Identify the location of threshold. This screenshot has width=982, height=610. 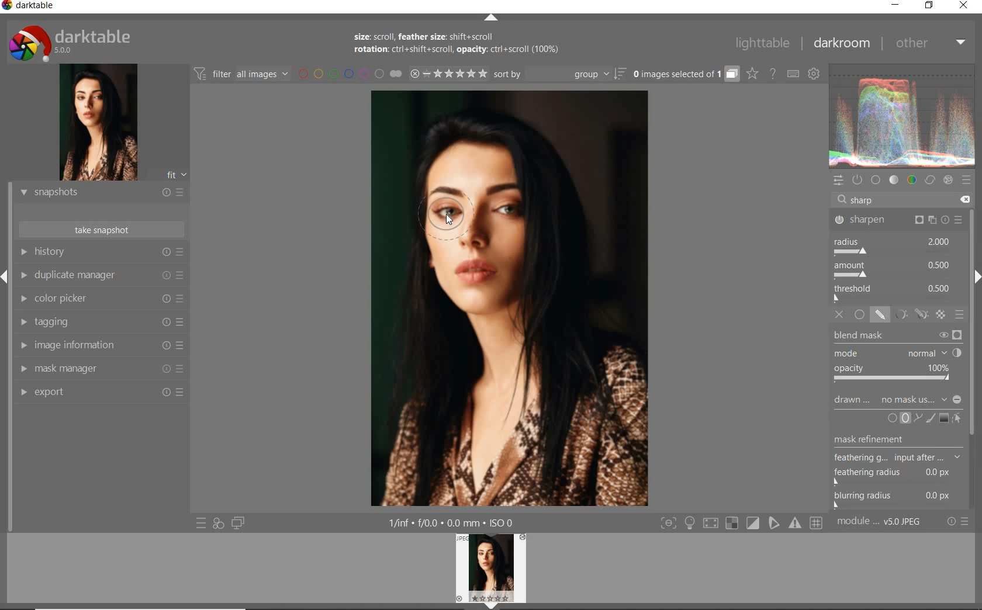
(895, 293).